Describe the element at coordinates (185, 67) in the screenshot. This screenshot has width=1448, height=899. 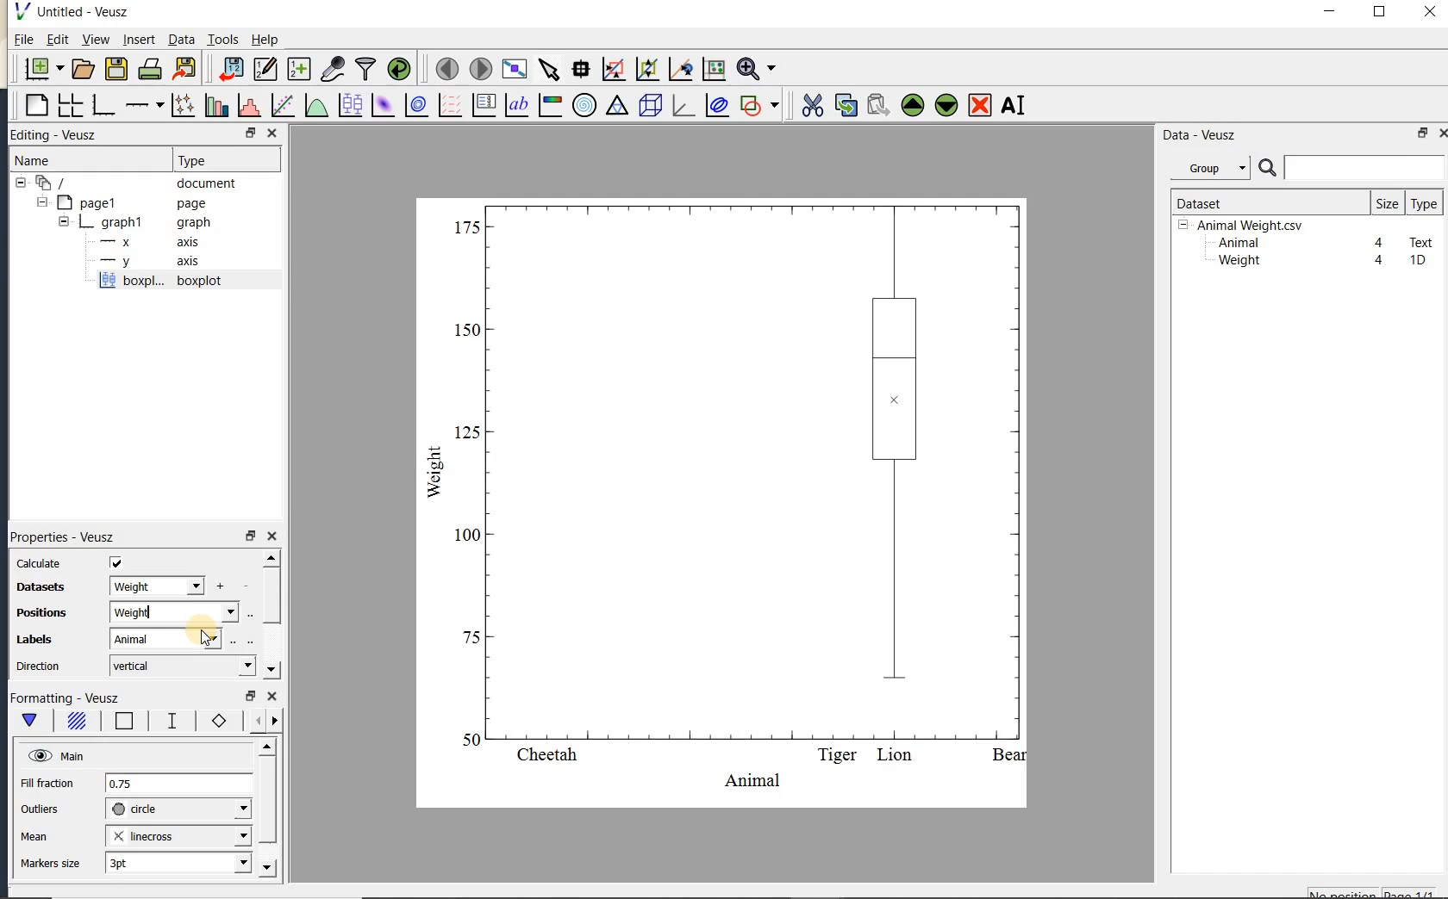
I see `export to graphics format` at that location.